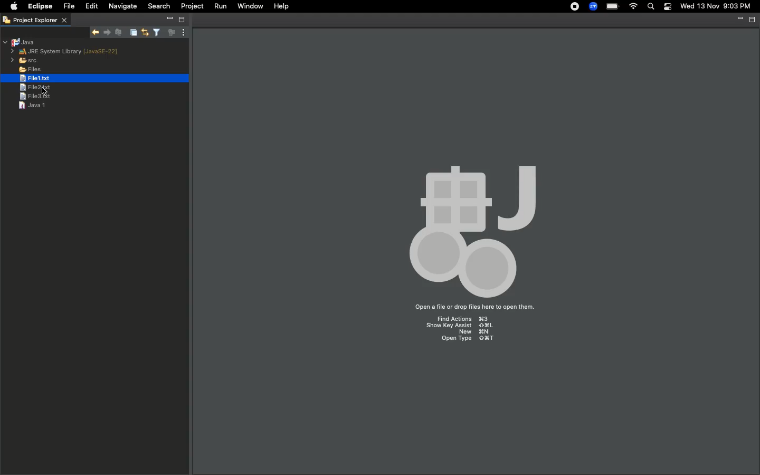 The height and width of the screenshot is (475, 760). What do you see at coordinates (39, 6) in the screenshot?
I see `Eclipse` at bounding box center [39, 6].